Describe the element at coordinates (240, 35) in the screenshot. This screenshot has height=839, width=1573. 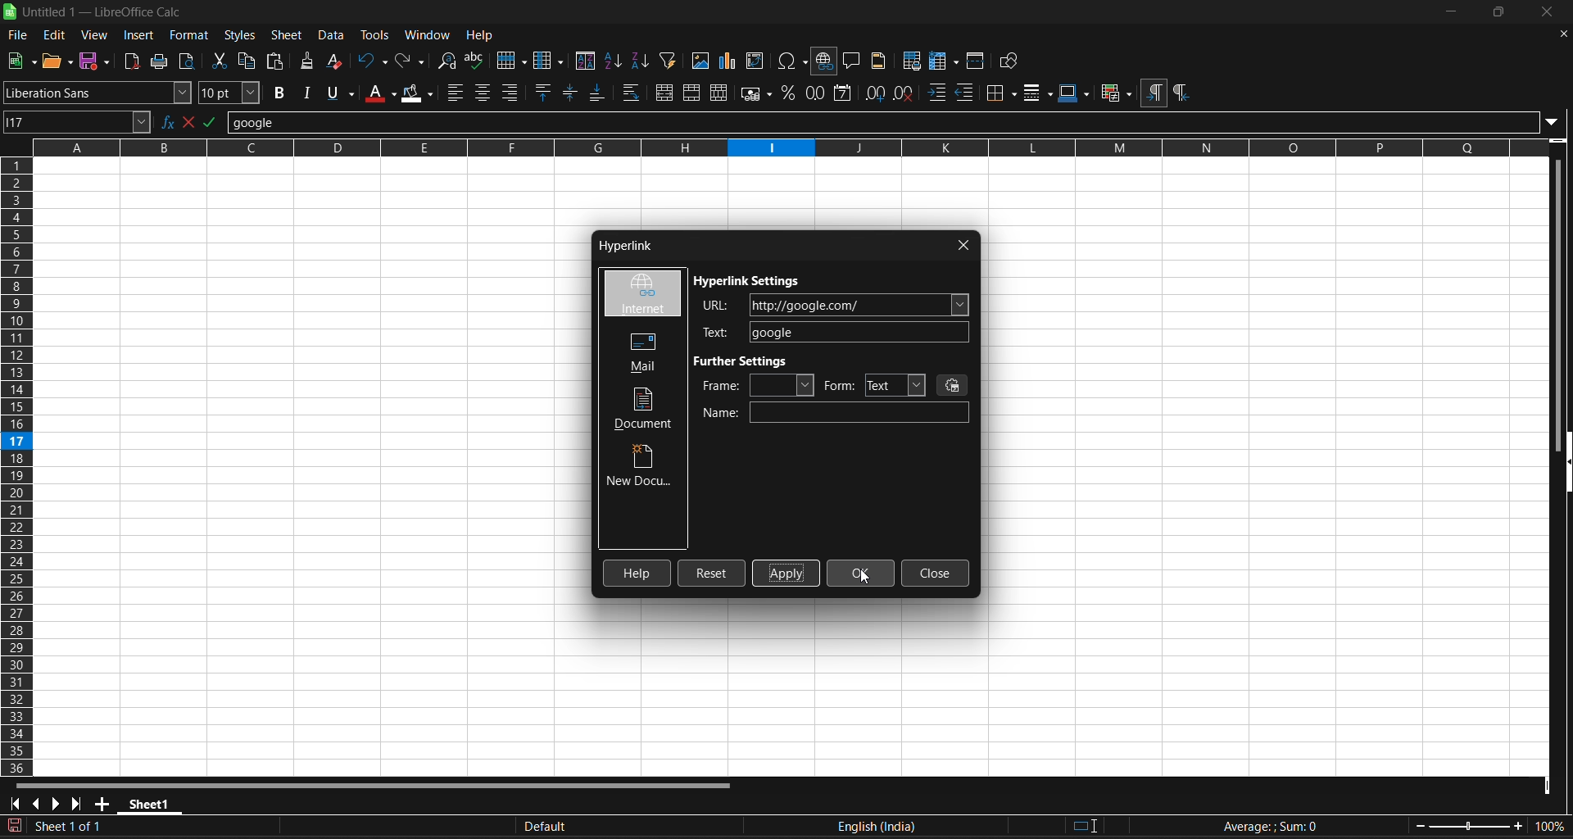
I see `styles` at that location.